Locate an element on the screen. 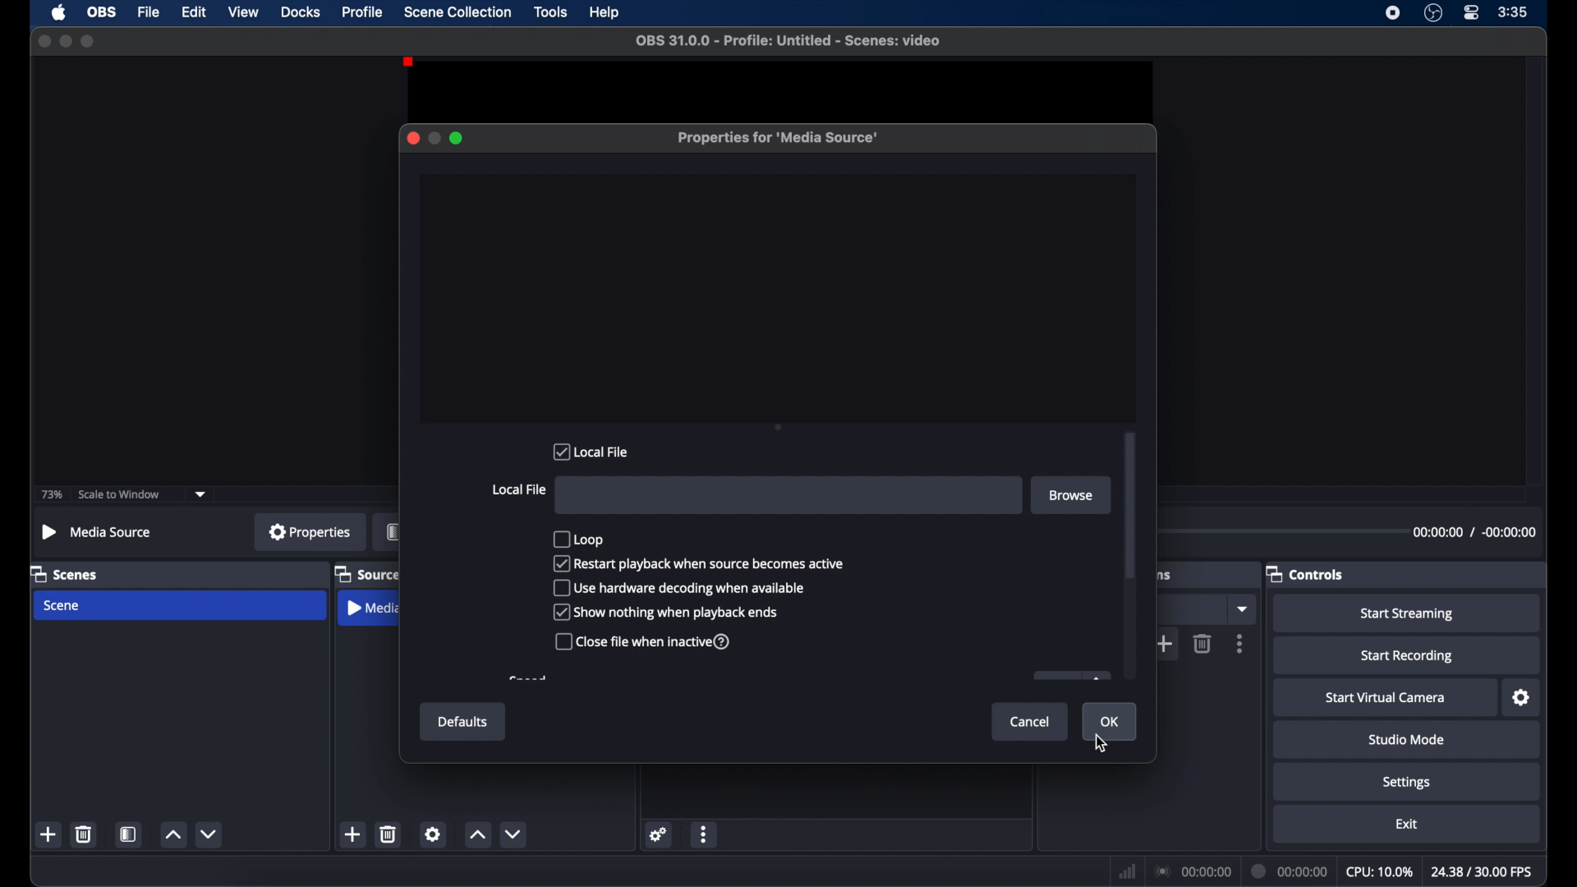 The width and height of the screenshot is (1577, 887). increment is located at coordinates (476, 834).